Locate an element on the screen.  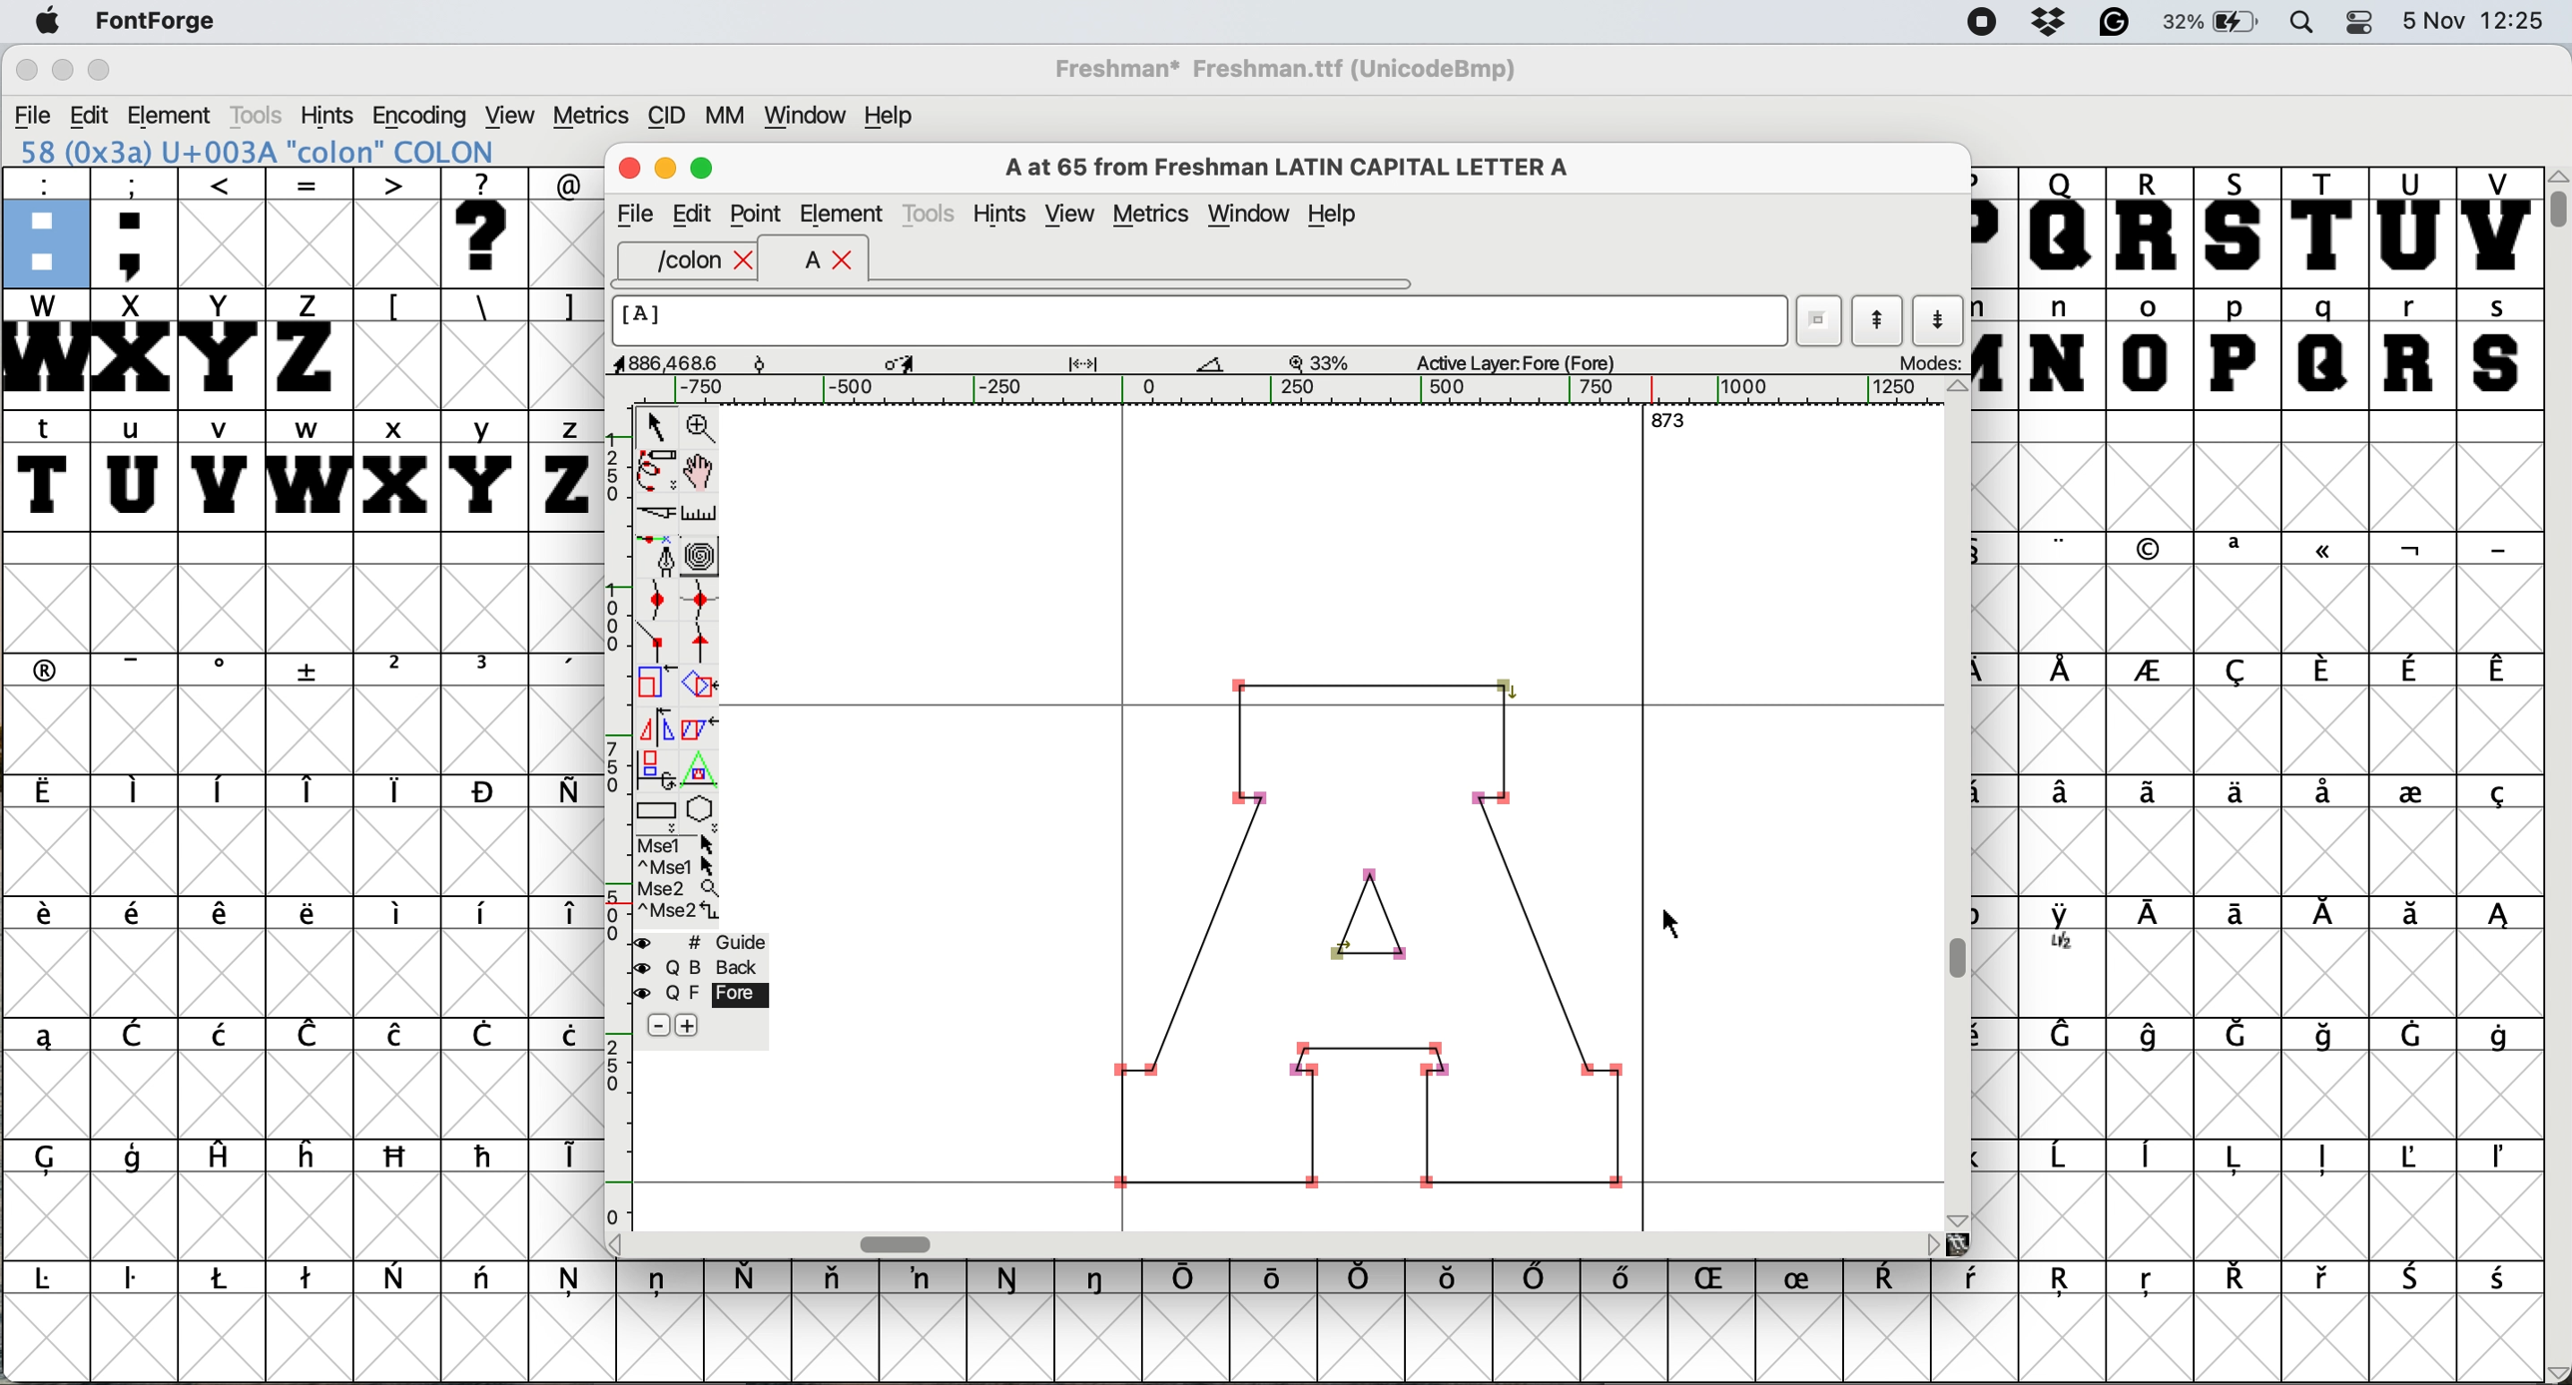
symbol is located at coordinates (399, 790).